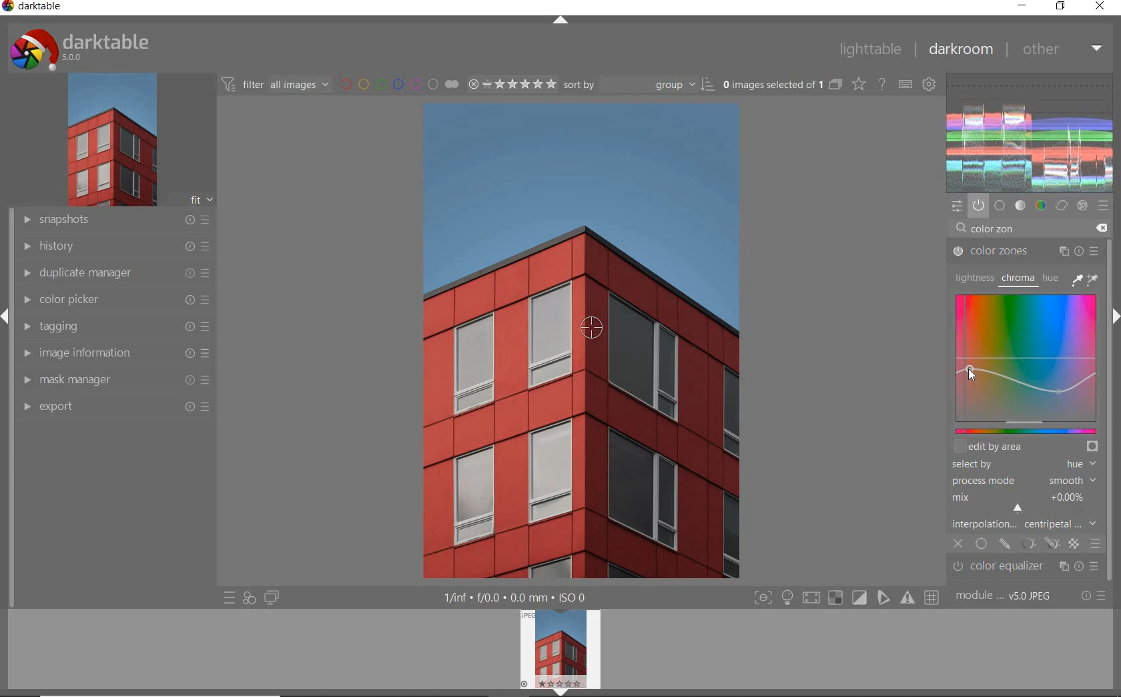 This screenshot has height=697, width=1121. Describe the element at coordinates (883, 598) in the screenshot. I see `guides overlay` at that location.